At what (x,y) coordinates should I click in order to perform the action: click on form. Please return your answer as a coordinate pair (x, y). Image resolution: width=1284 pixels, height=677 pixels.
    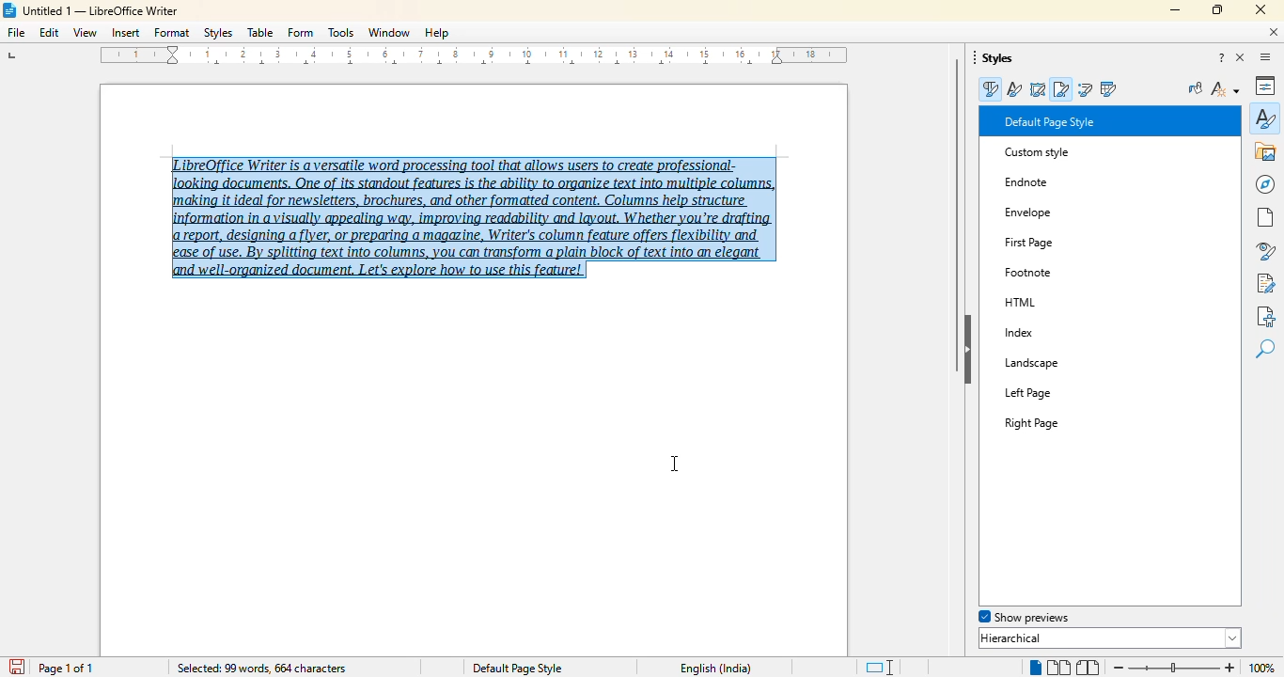
    Looking at the image, I should click on (301, 32).